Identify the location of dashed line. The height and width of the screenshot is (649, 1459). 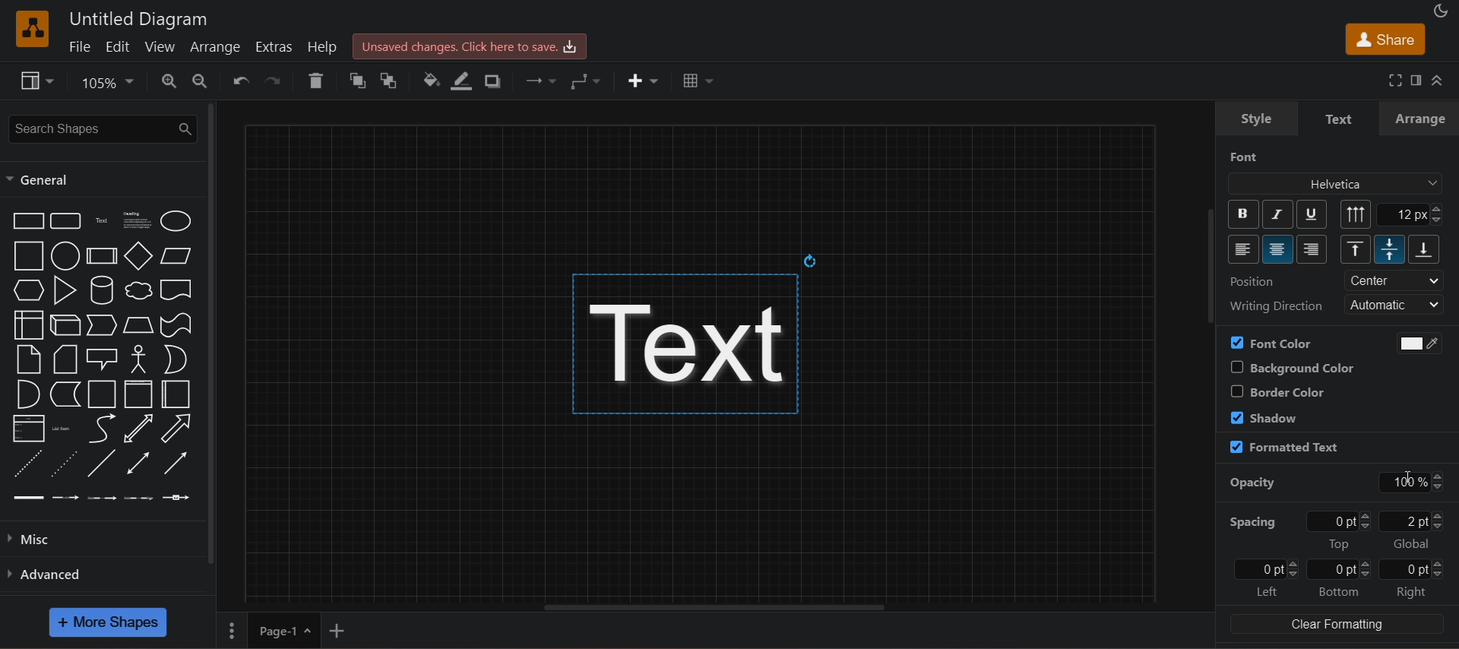
(29, 464).